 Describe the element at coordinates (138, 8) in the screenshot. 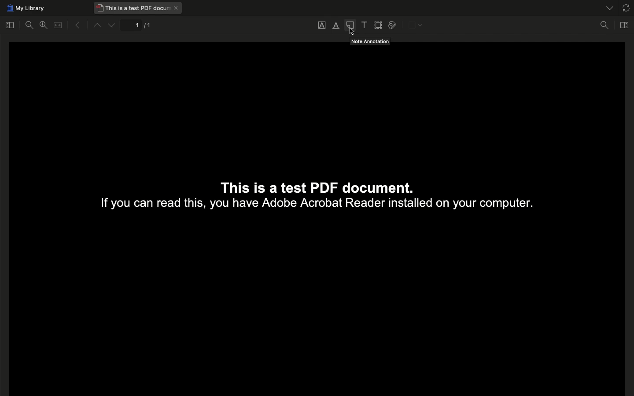

I see `This is a test PDF document` at that location.